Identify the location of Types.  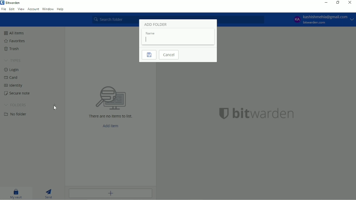
(13, 61).